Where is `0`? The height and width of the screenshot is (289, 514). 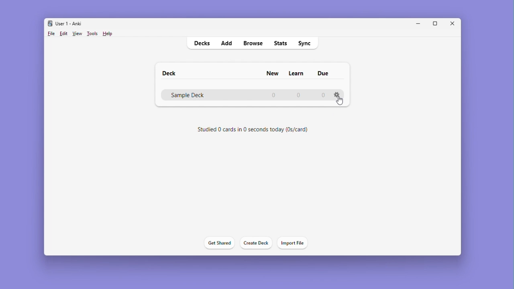 0 is located at coordinates (324, 95).